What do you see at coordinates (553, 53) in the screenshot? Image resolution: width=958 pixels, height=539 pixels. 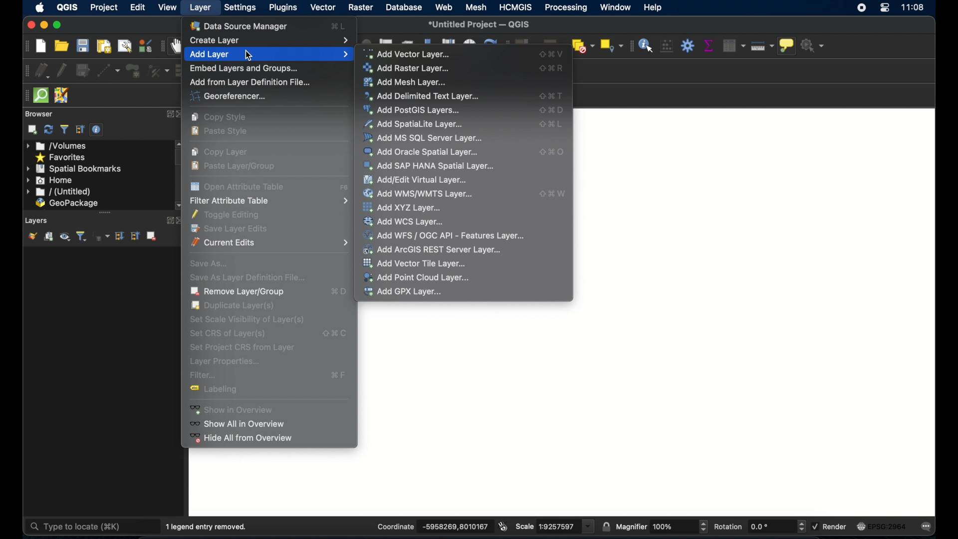 I see `add vector layer` at bounding box center [553, 53].